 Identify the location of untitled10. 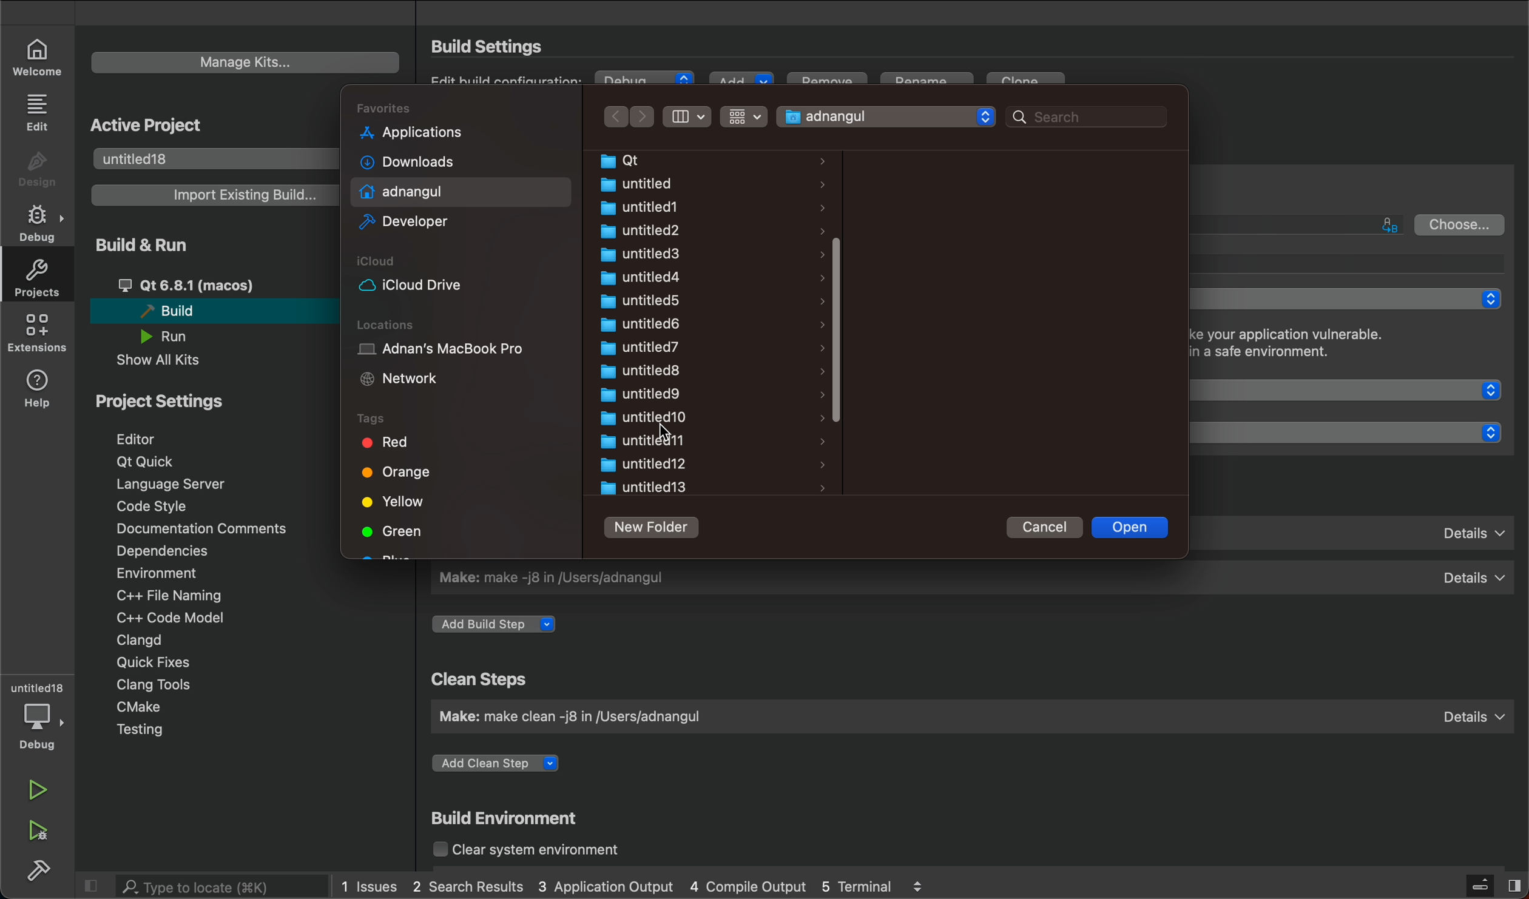
(709, 417).